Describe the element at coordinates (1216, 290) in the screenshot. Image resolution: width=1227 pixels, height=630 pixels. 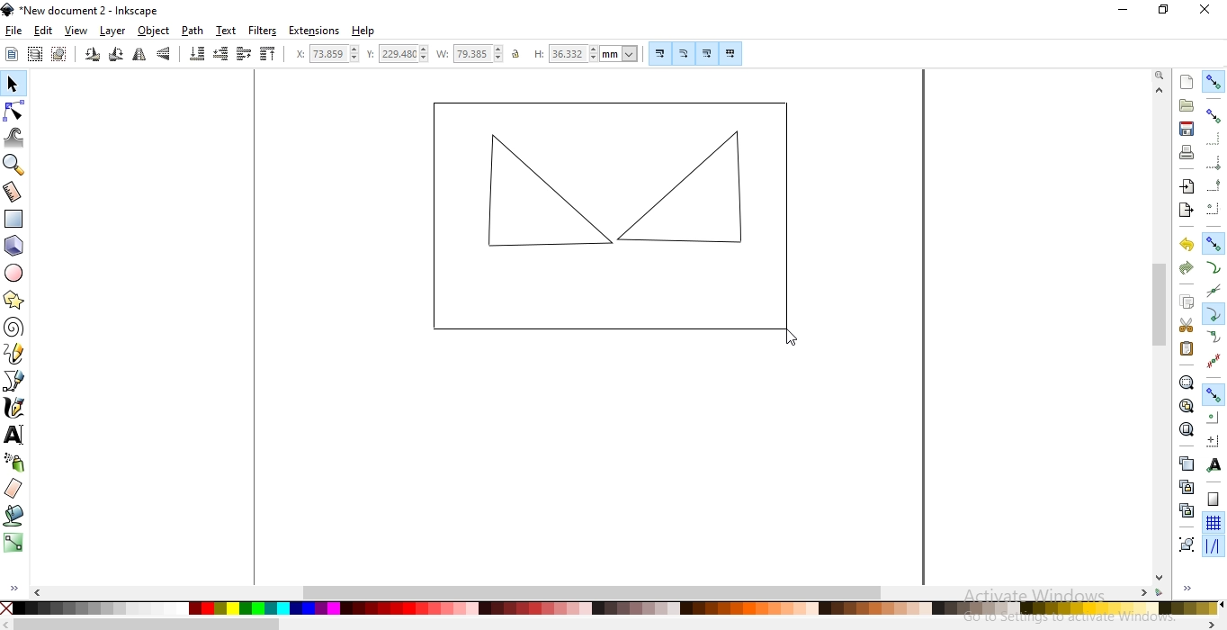
I see `snap to path intersections` at that location.